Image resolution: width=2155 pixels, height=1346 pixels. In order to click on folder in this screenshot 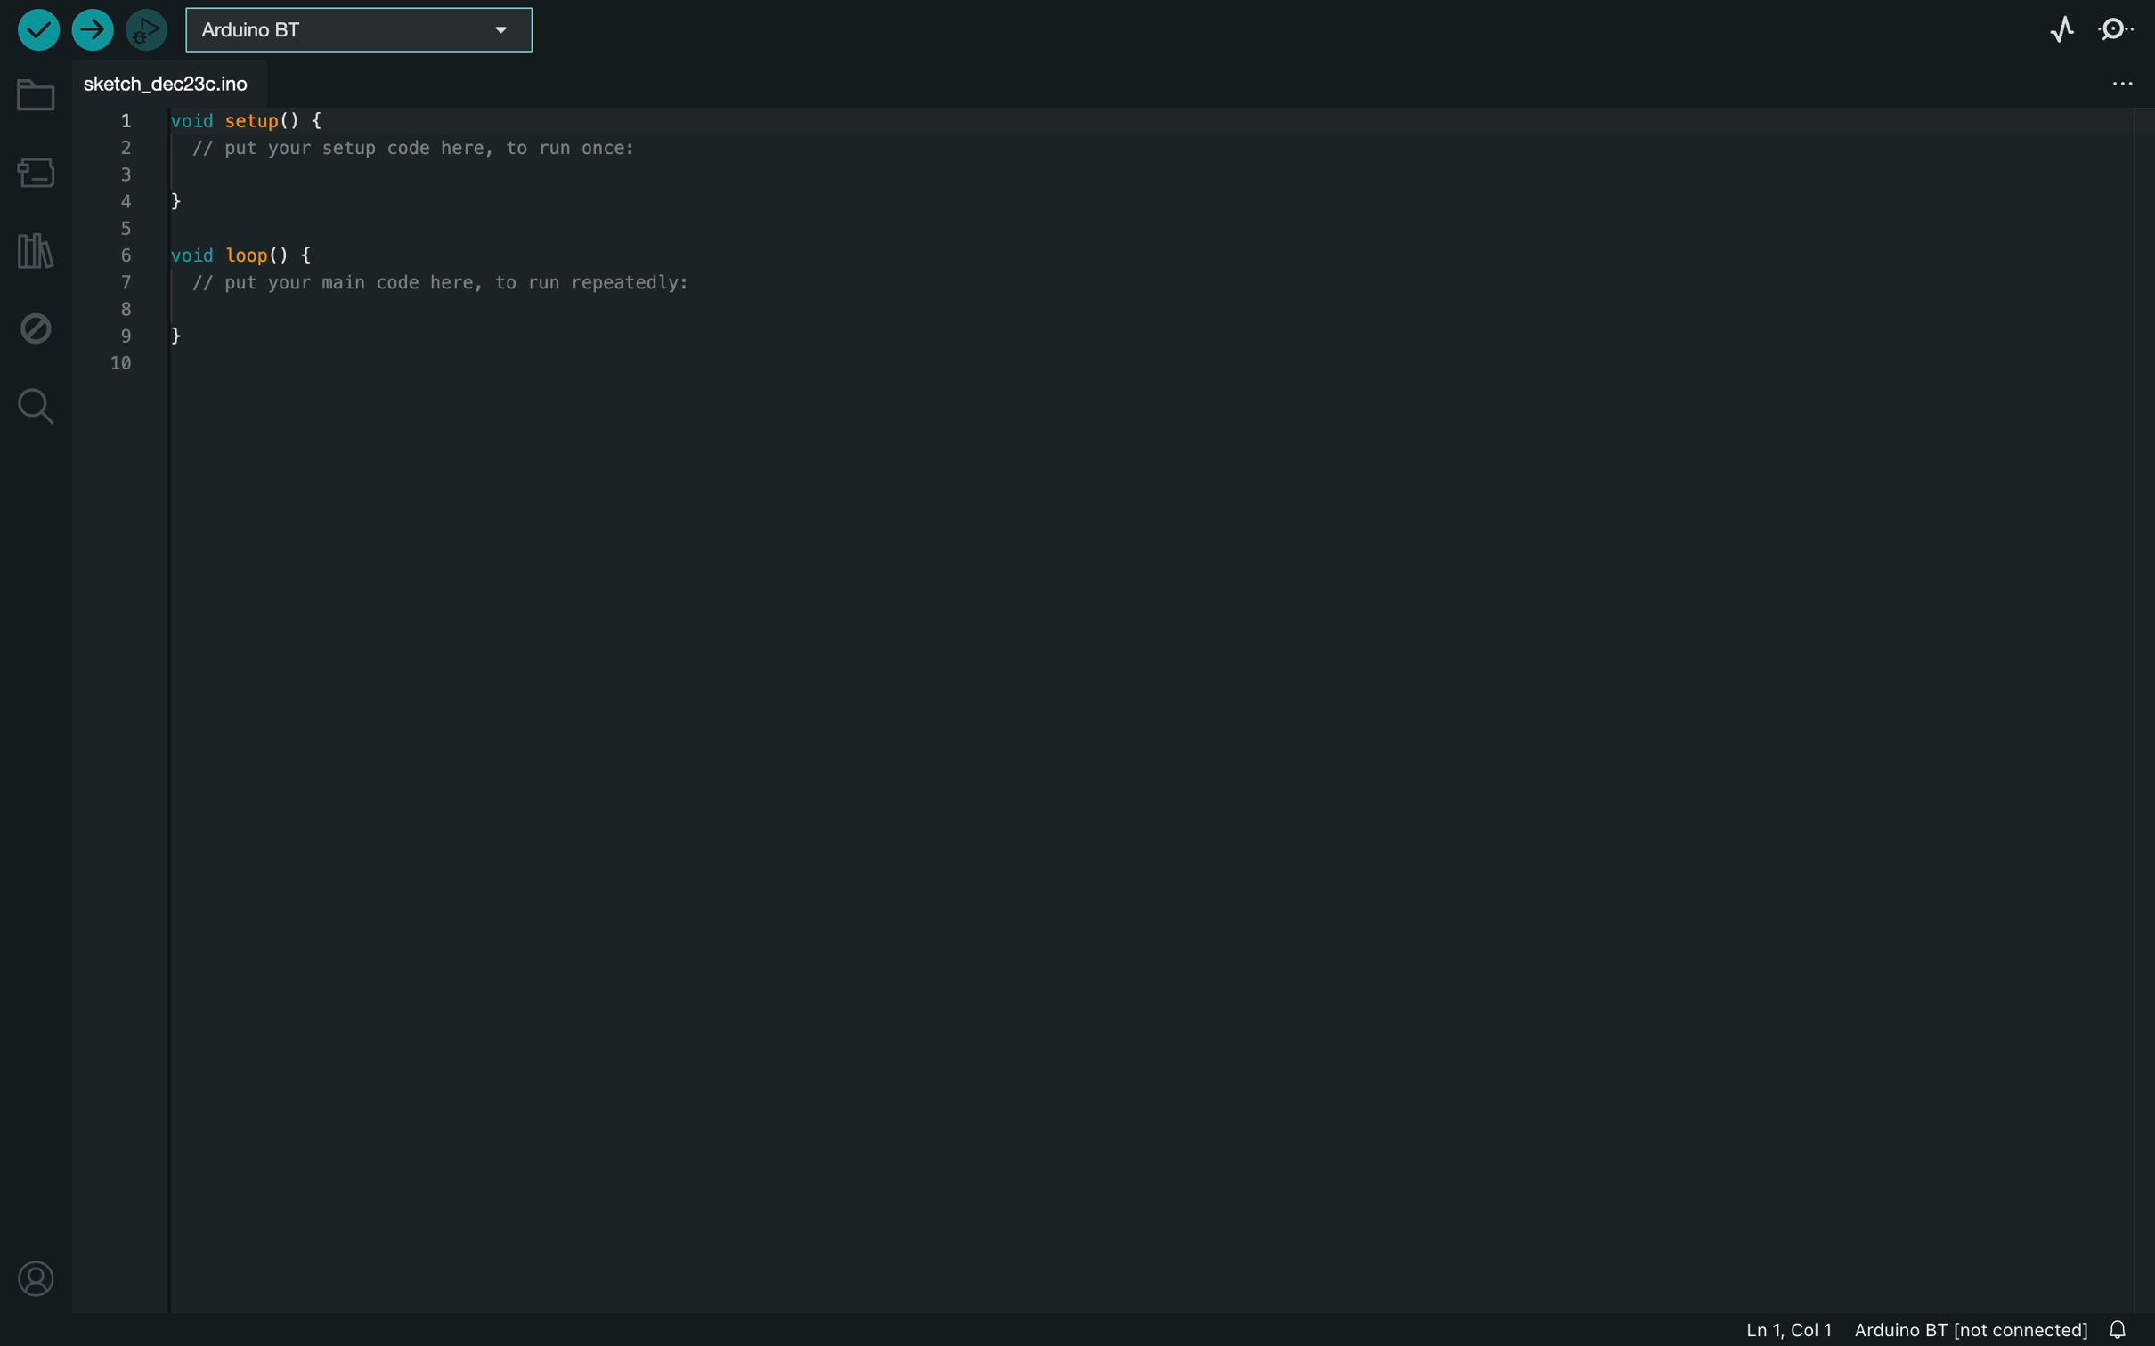, I will do `click(36, 100)`.